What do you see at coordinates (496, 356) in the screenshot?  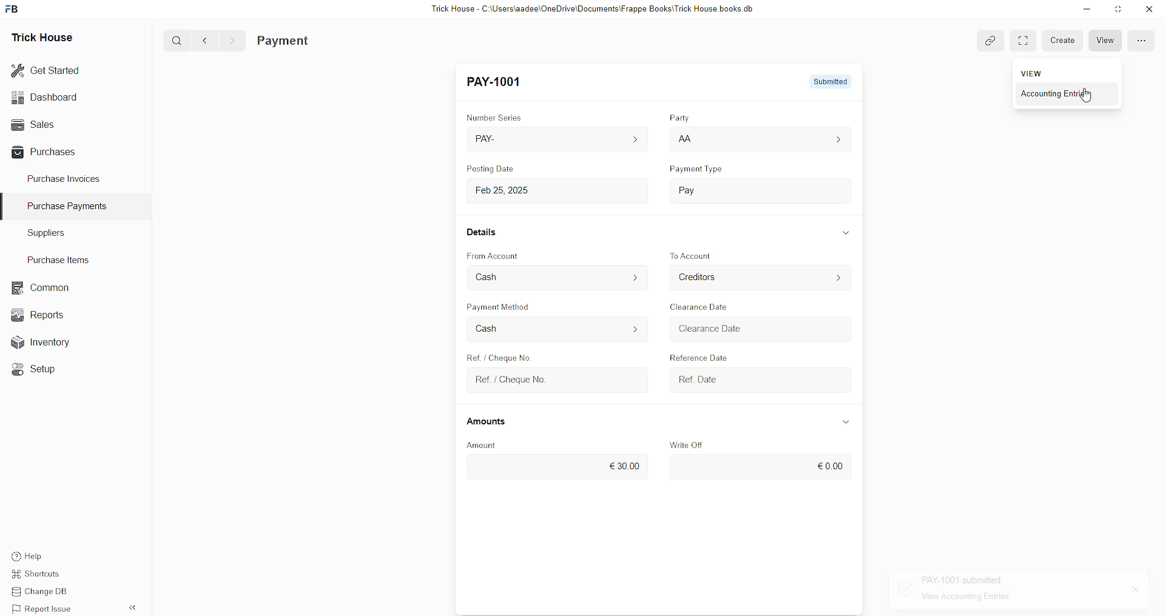 I see `Ref. / Cheque No.` at bounding box center [496, 356].